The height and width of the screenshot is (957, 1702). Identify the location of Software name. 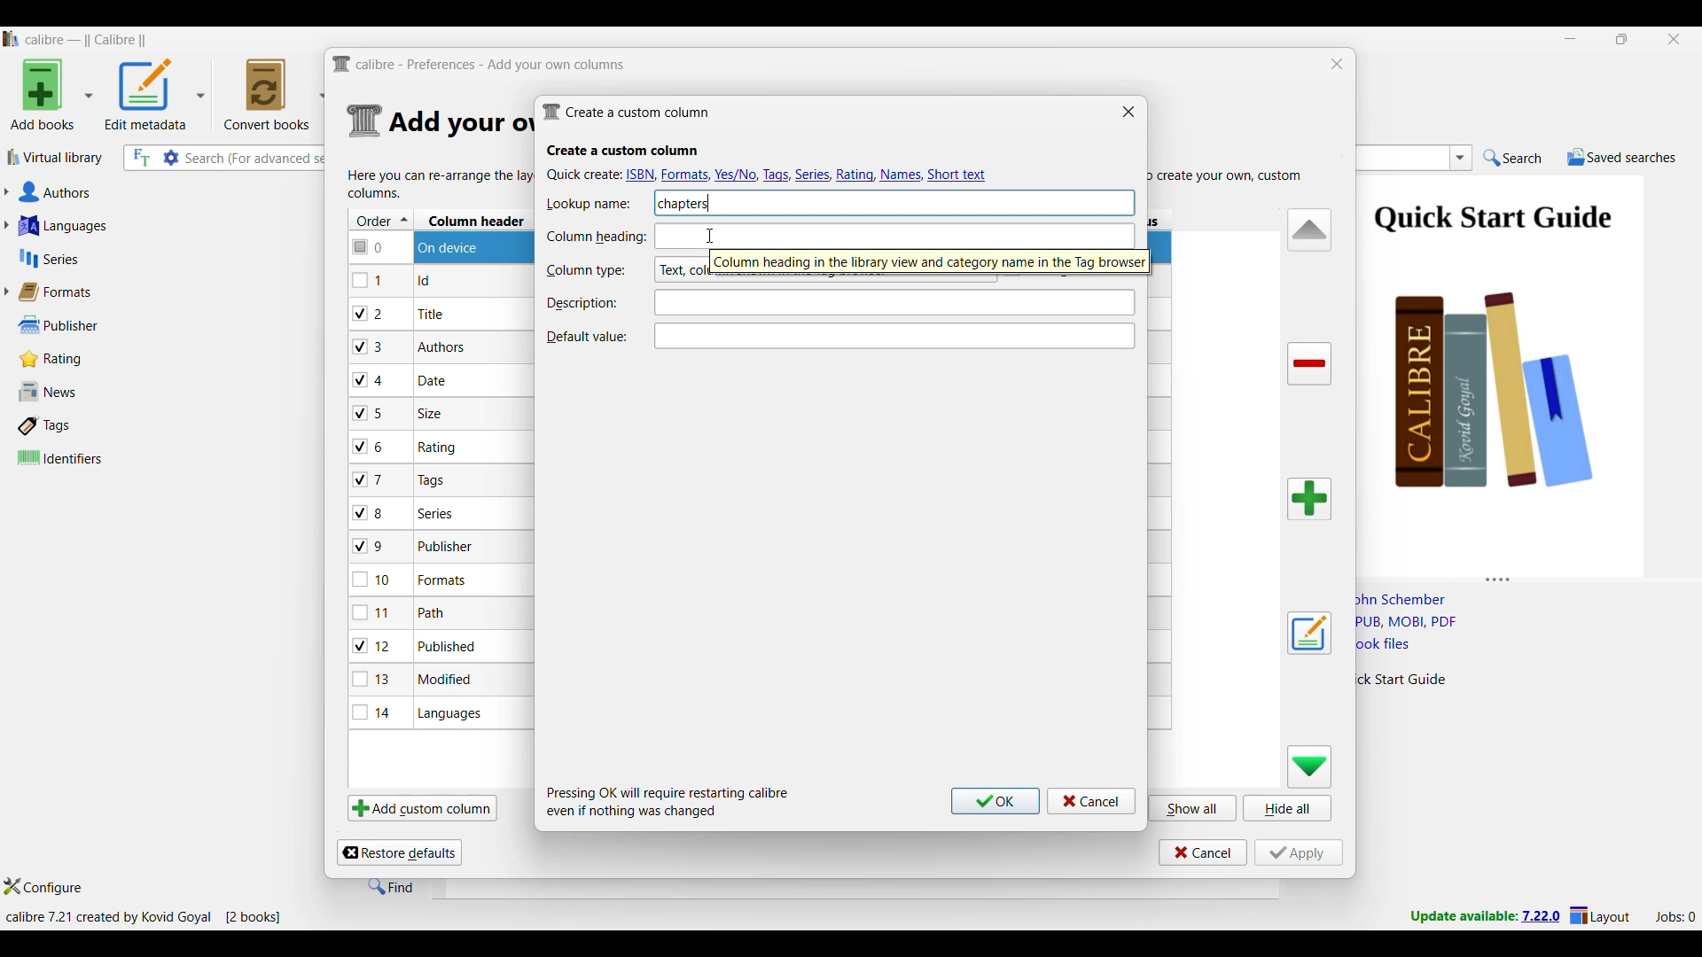
(87, 40).